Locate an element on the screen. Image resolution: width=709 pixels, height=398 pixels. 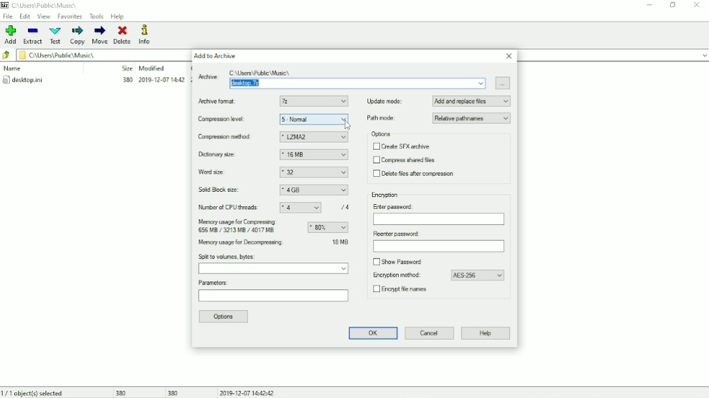
Info is located at coordinates (145, 34).